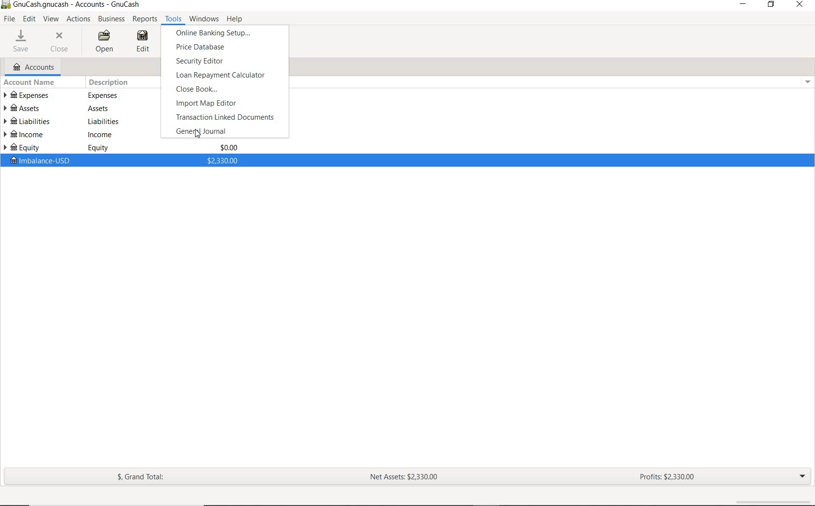 The height and width of the screenshot is (506, 815). What do you see at coordinates (81, 121) in the screenshot?
I see `LIABILITIES` at bounding box center [81, 121].